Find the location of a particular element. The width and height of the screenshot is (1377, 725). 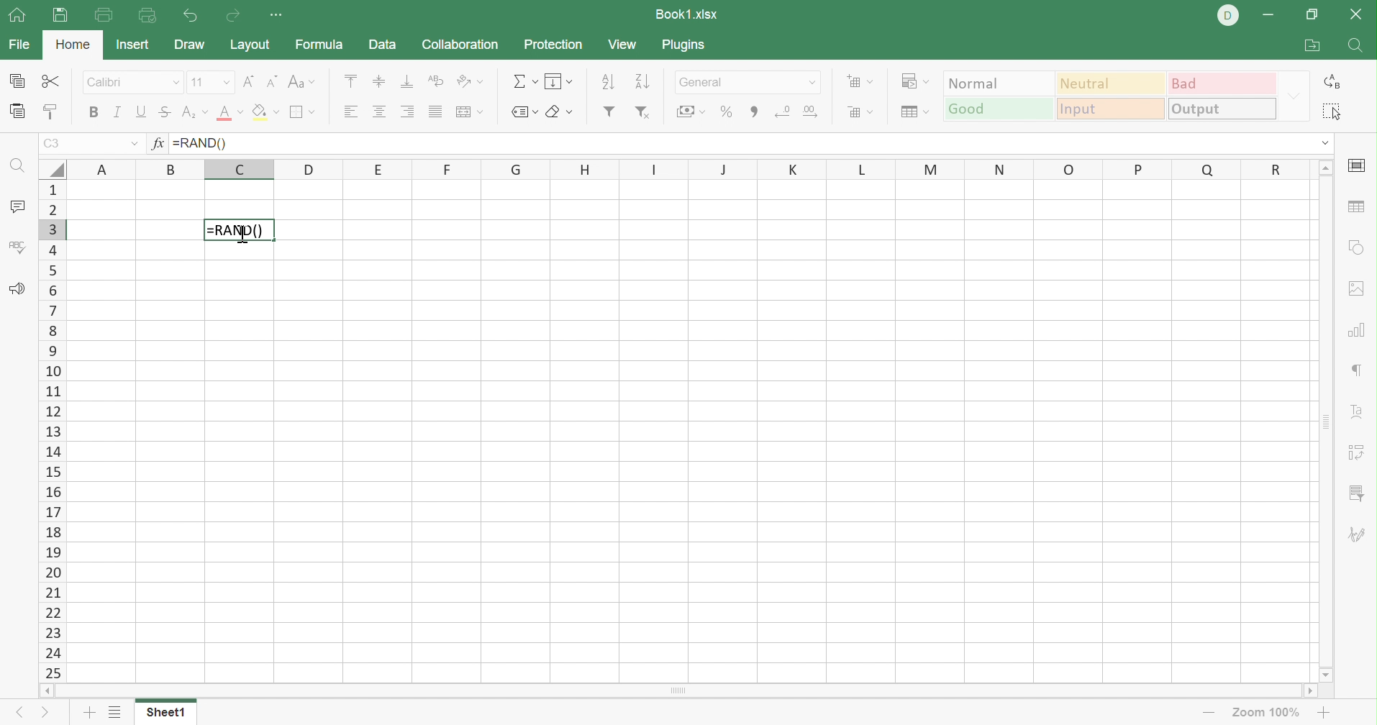

Customize Quick Access Toolbar is located at coordinates (276, 15).